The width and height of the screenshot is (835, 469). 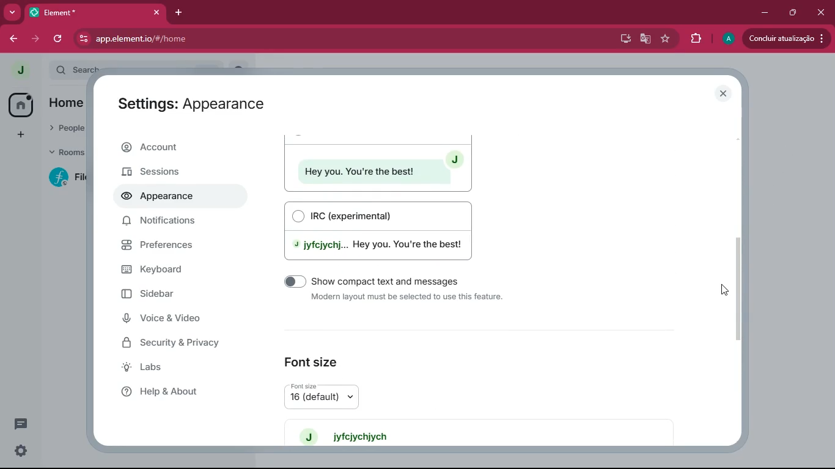 I want to click on home, so click(x=20, y=104).